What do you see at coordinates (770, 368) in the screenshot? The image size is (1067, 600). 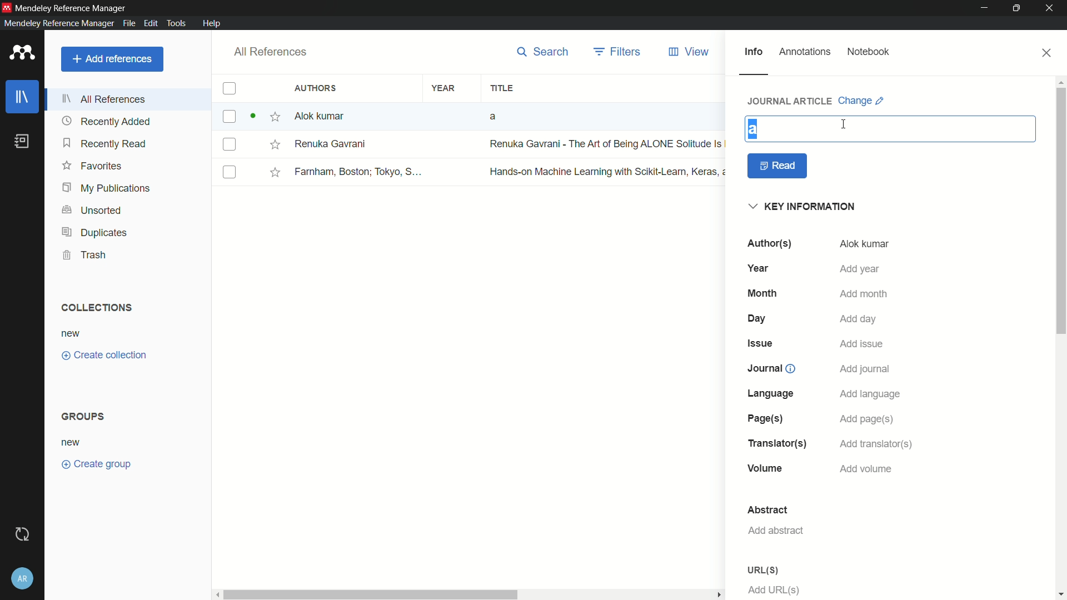 I see `journal` at bounding box center [770, 368].